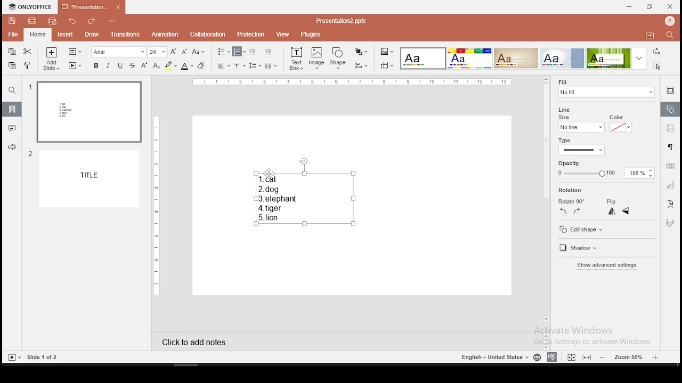 This screenshot has width=682, height=383. Describe the element at coordinates (208, 35) in the screenshot. I see `collaboration` at that location.